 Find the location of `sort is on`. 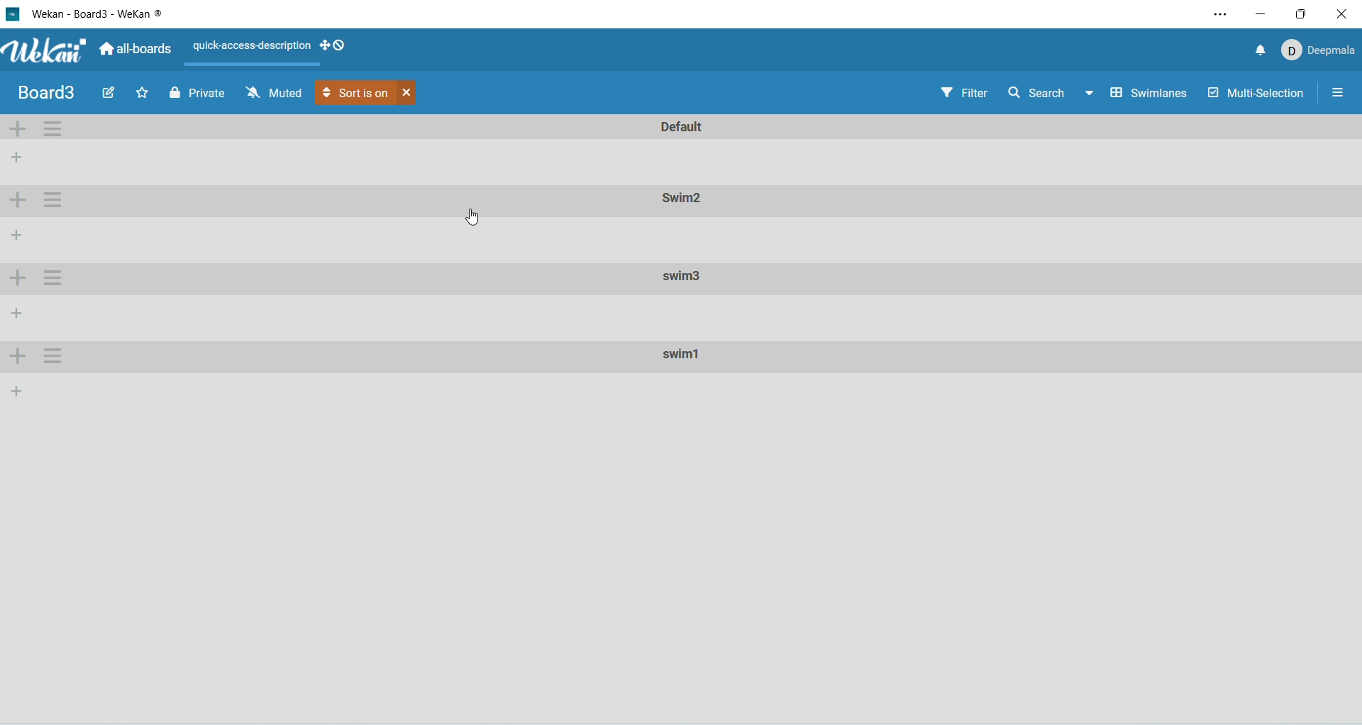

sort is on is located at coordinates (356, 93).